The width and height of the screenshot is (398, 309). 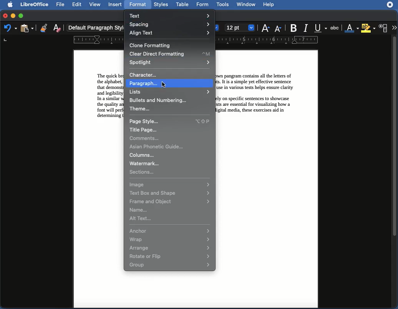 What do you see at coordinates (149, 139) in the screenshot?
I see `Comments` at bounding box center [149, 139].